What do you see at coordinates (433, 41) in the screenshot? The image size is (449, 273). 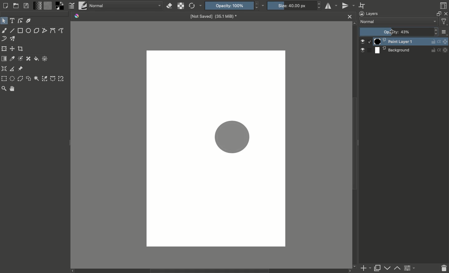 I see `Unlocked` at bounding box center [433, 41].